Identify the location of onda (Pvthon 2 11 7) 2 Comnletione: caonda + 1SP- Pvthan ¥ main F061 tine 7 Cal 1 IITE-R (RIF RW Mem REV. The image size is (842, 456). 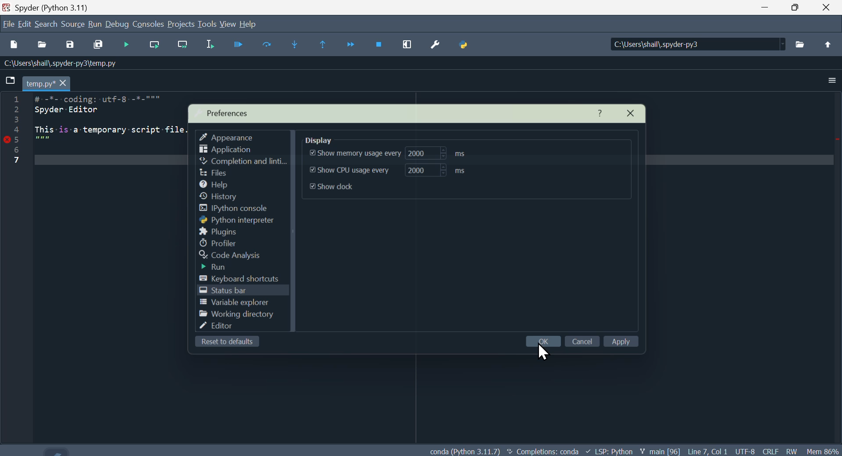
(636, 449).